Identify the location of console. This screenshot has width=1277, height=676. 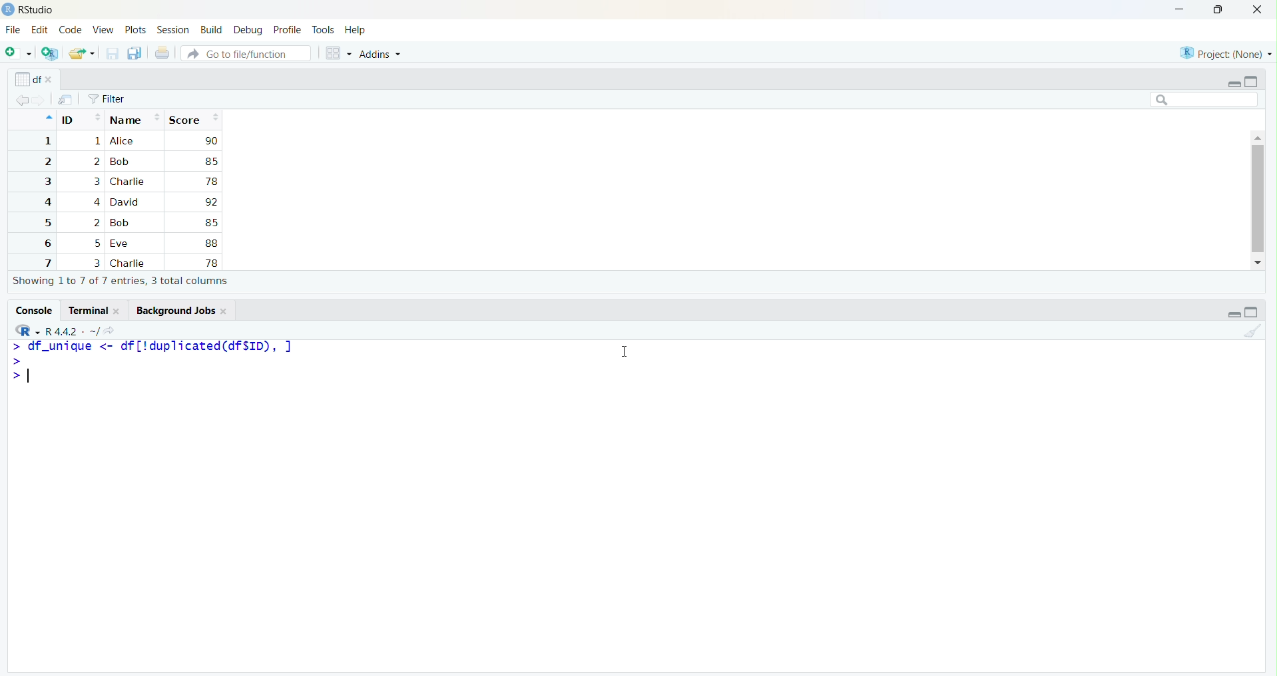
(33, 310).